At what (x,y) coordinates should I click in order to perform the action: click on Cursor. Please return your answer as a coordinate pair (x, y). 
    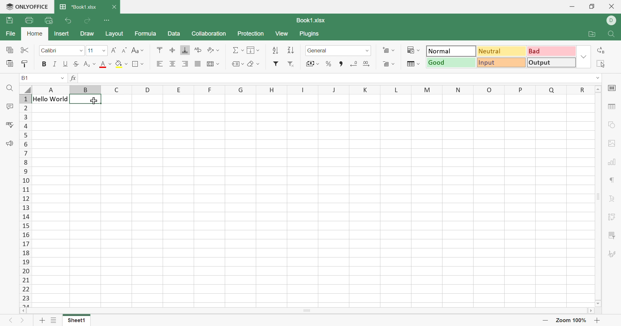
    Looking at the image, I should click on (93, 100).